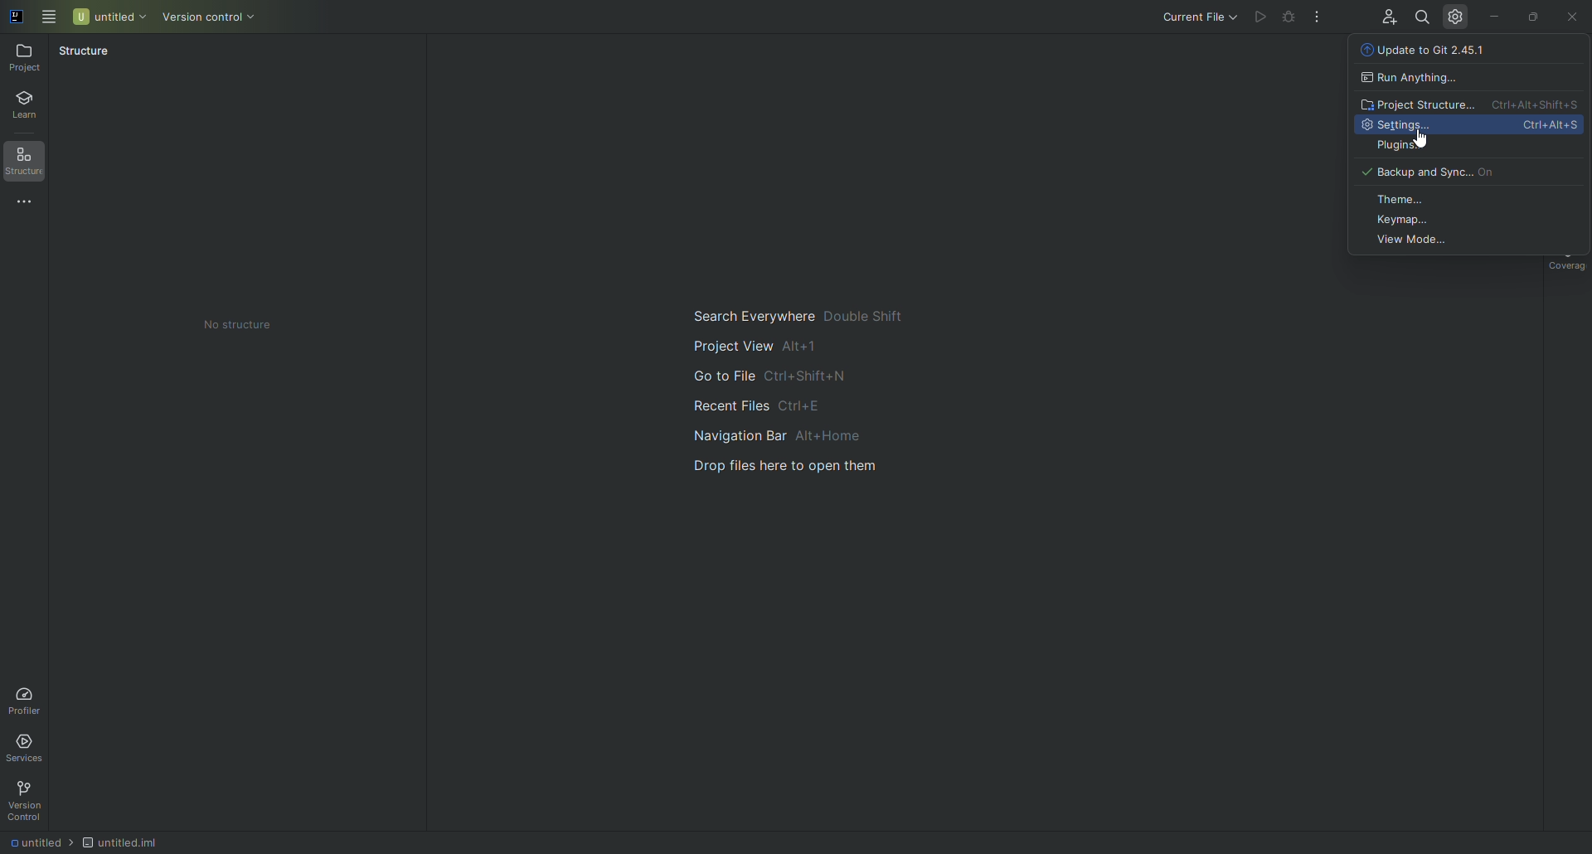 The width and height of the screenshot is (1592, 854). What do you see at coordinates (1425, 46) in the screenshot?
I see `Update` at bounding box center [1425, 46].